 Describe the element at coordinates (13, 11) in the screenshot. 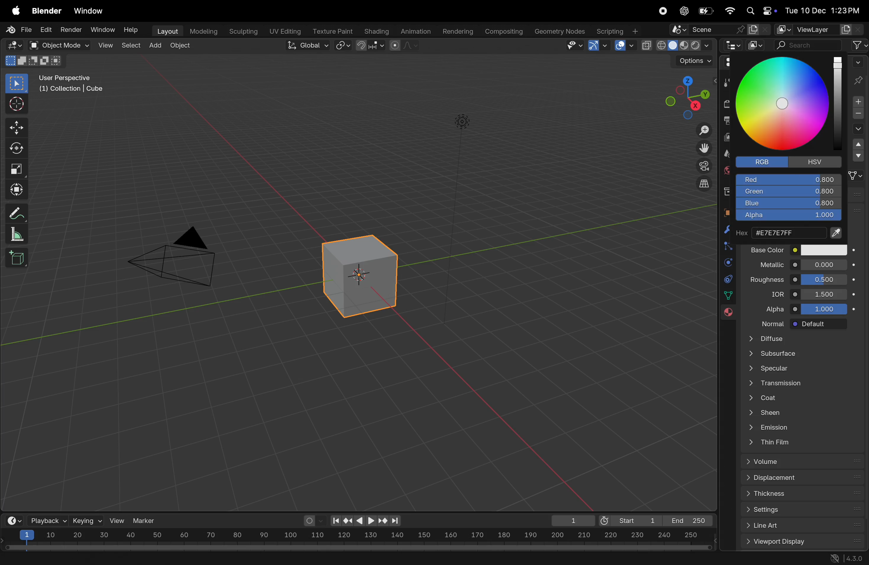

I see `apple menu` at that location.